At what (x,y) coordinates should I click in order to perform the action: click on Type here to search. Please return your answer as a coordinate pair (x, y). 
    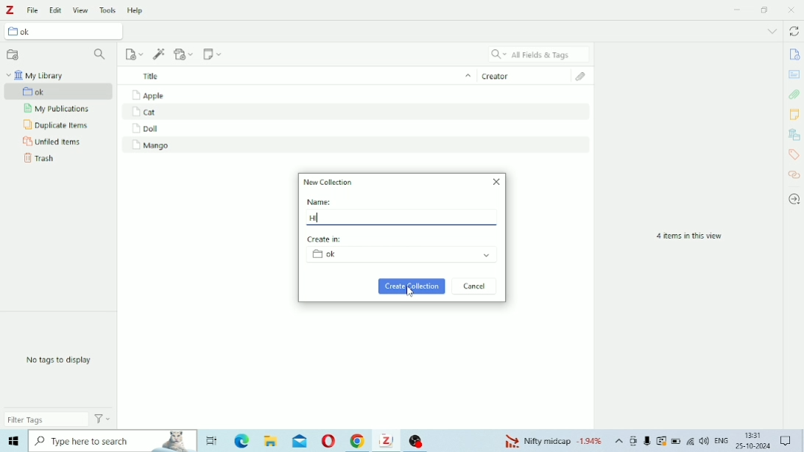
    Looking at the image, I should click on (113, 441).